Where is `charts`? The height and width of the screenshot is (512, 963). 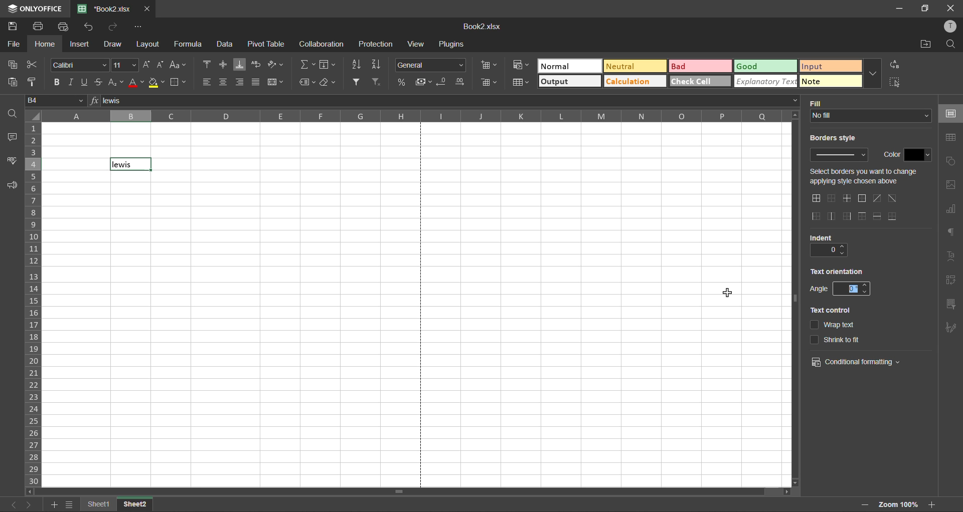
charts is located at coordinates (950, 211).